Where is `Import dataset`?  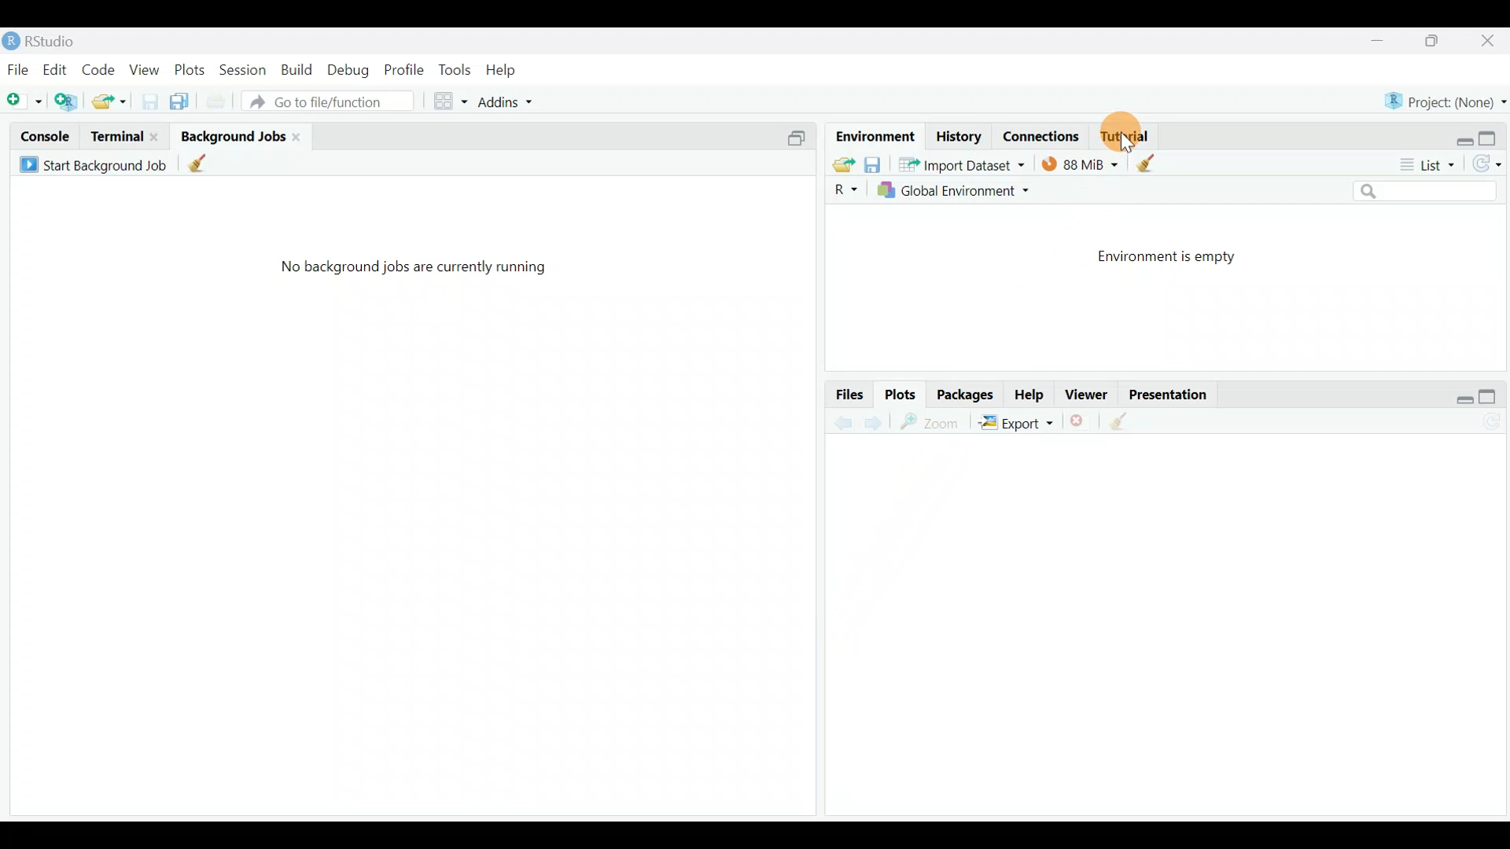 Import dataset is located at coordinates (963, 166).